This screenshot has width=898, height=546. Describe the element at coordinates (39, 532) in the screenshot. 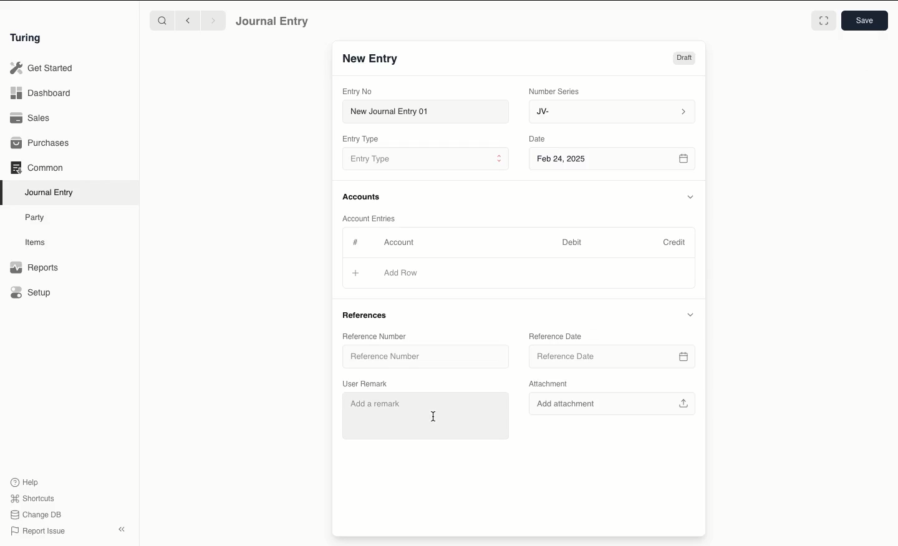

I see `Report Issue` at that location.